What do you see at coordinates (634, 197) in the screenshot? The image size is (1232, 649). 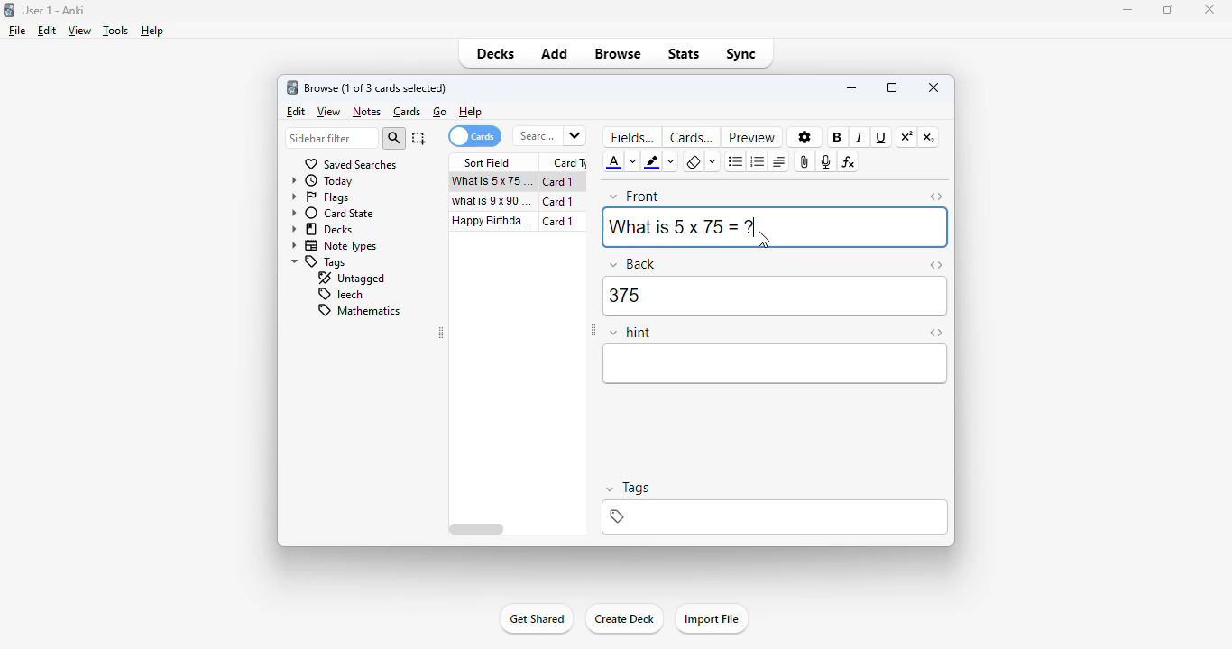 I see `front` at bounding box center [634, 197].